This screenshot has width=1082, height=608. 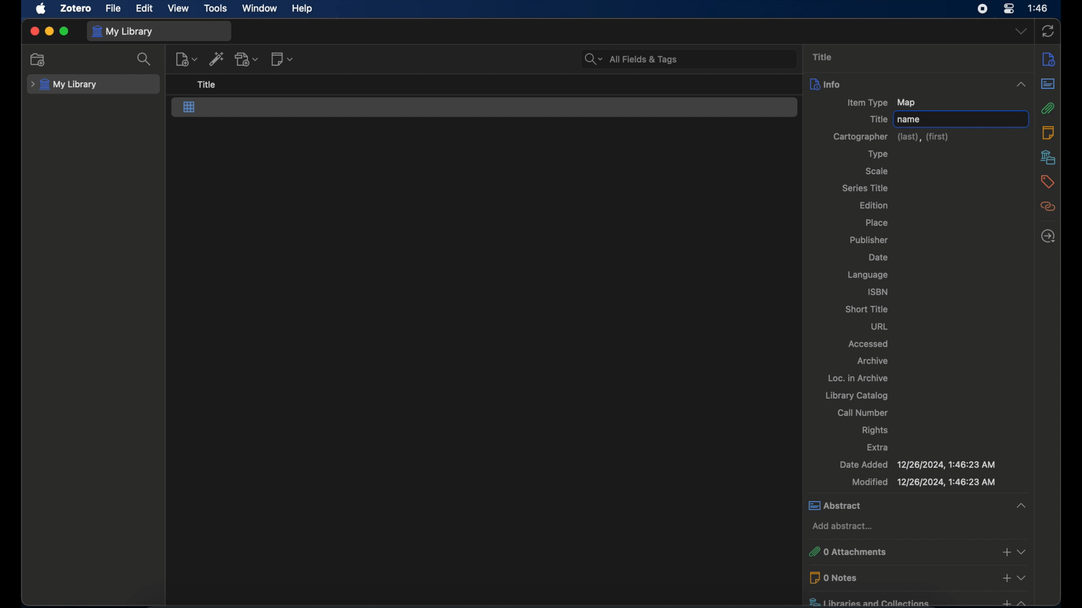 I want to click on add, so click(x=1004, y=601).